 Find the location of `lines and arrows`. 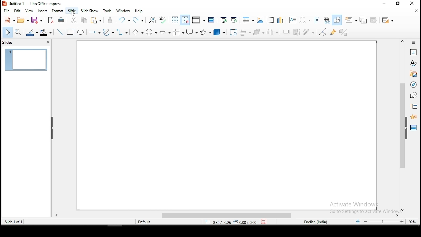

lines and arrows is located at coordinates (94, 32).